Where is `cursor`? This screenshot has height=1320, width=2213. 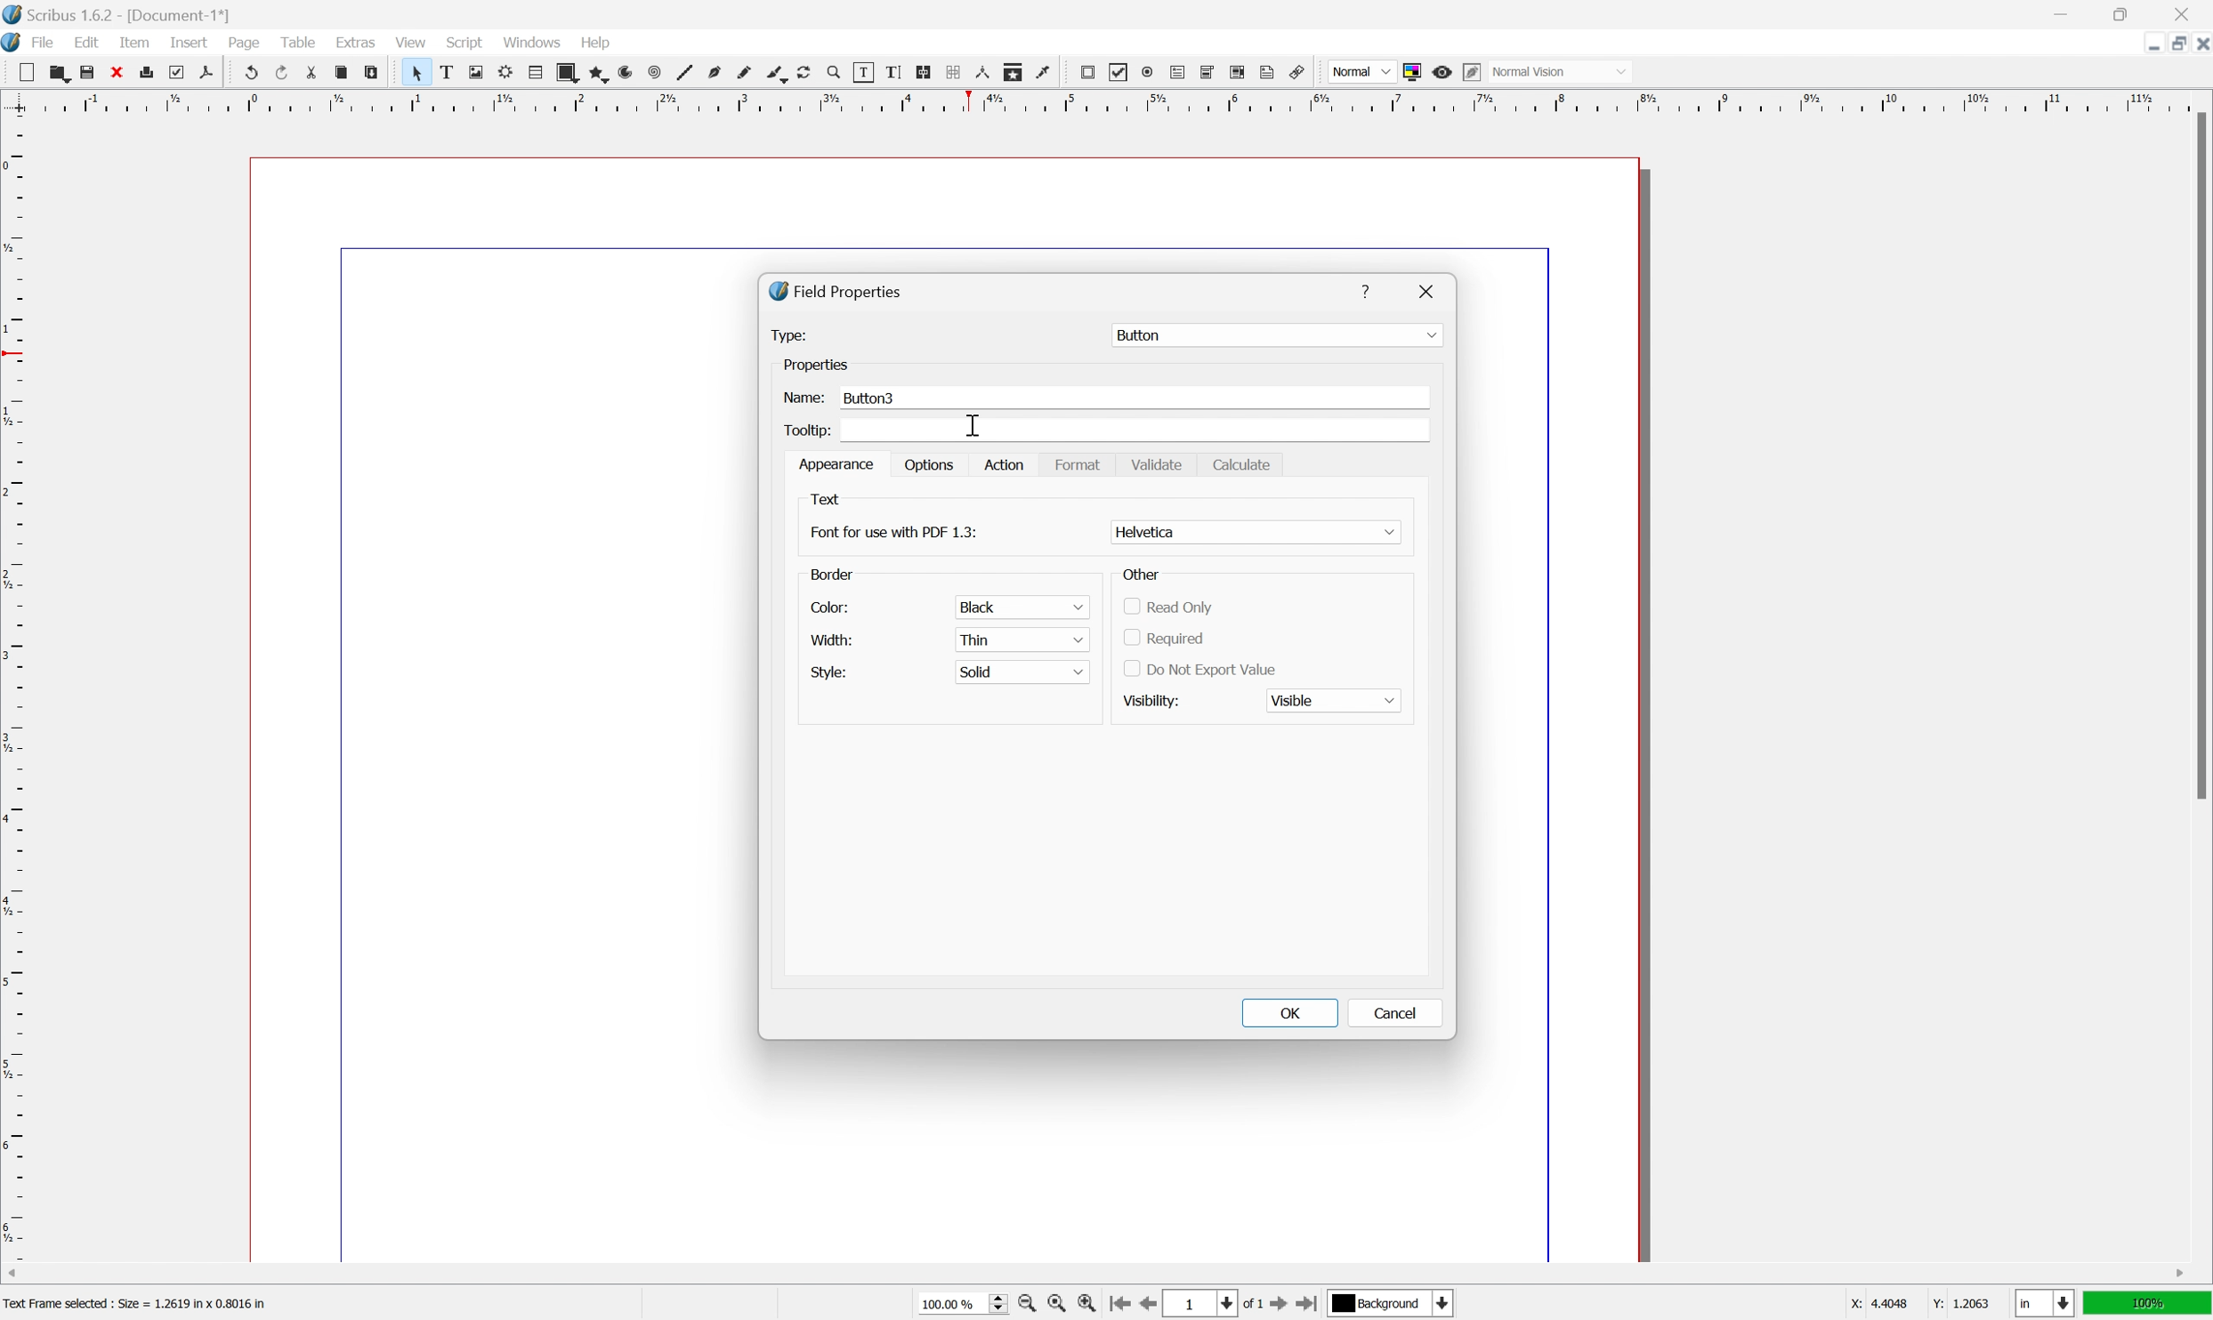 cursor is located at coordinates (973, 425).